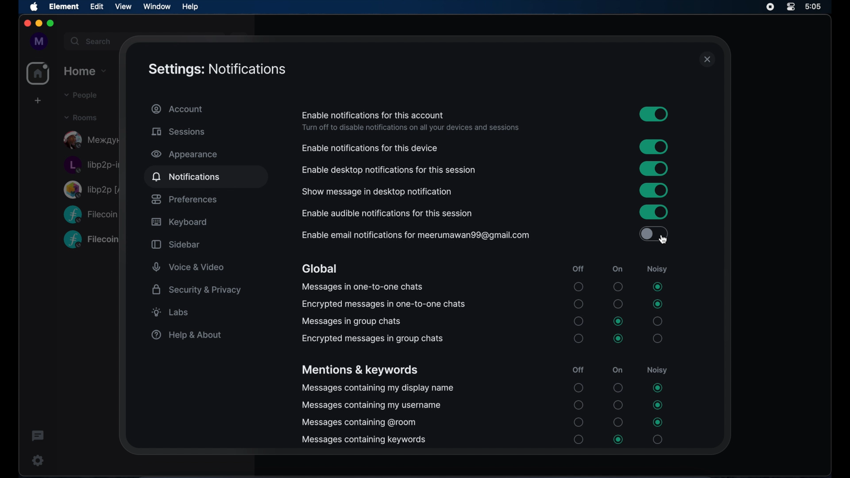 This screenshot has height=478, width=850. I want to click on radio button, so click(619, 321).